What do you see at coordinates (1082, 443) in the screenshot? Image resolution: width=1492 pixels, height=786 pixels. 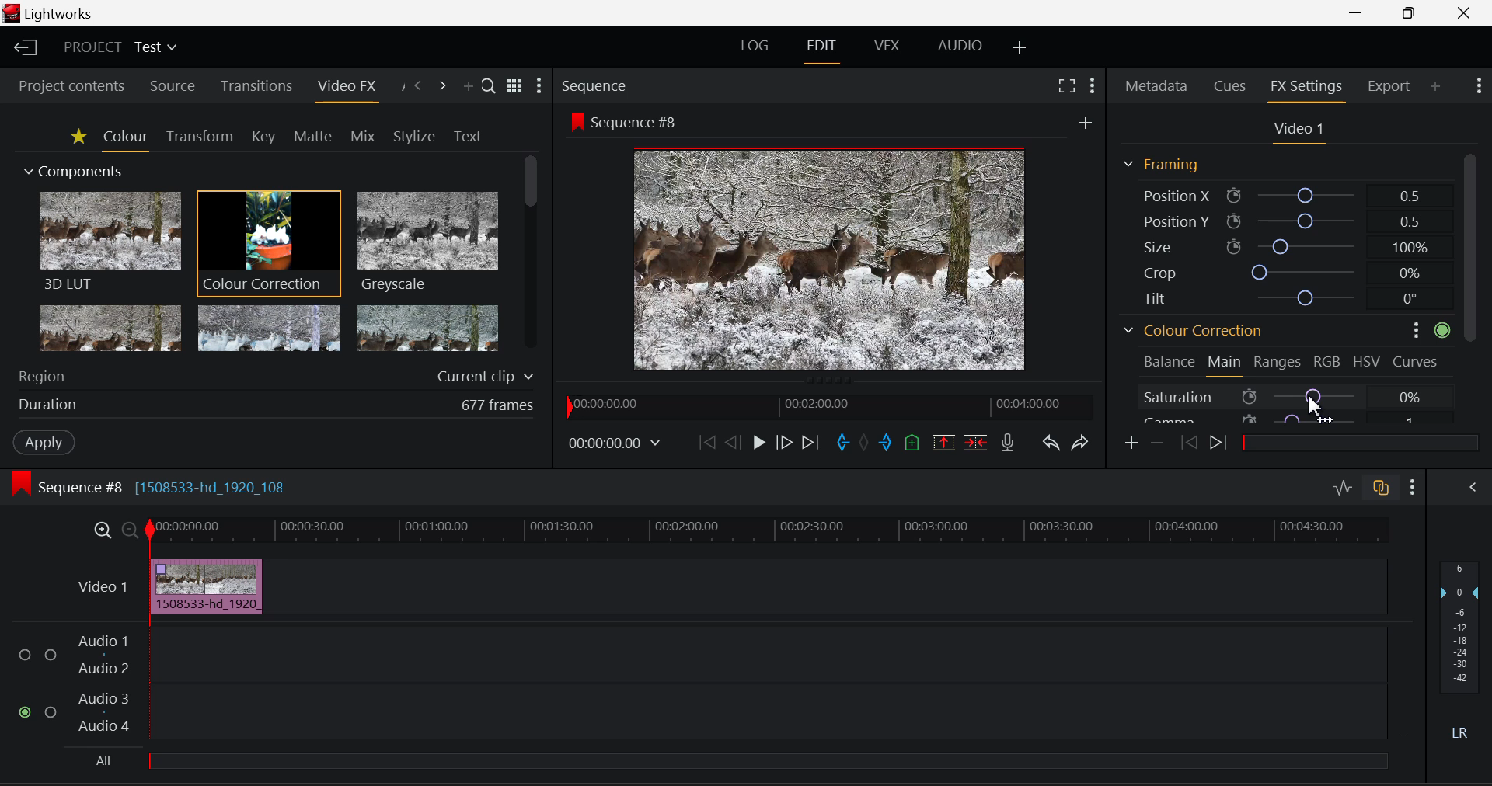 I see `Redo` at bounding box center [1082, 443].